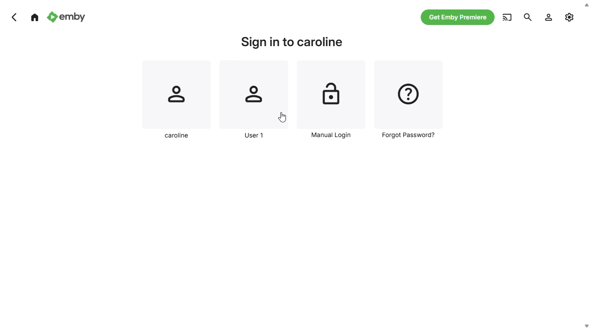 This screenshot has height=331, width=590. What do you see at coordinates (66, 16) in the screenshot?
I see `emby` at bounding box center [66, 16].